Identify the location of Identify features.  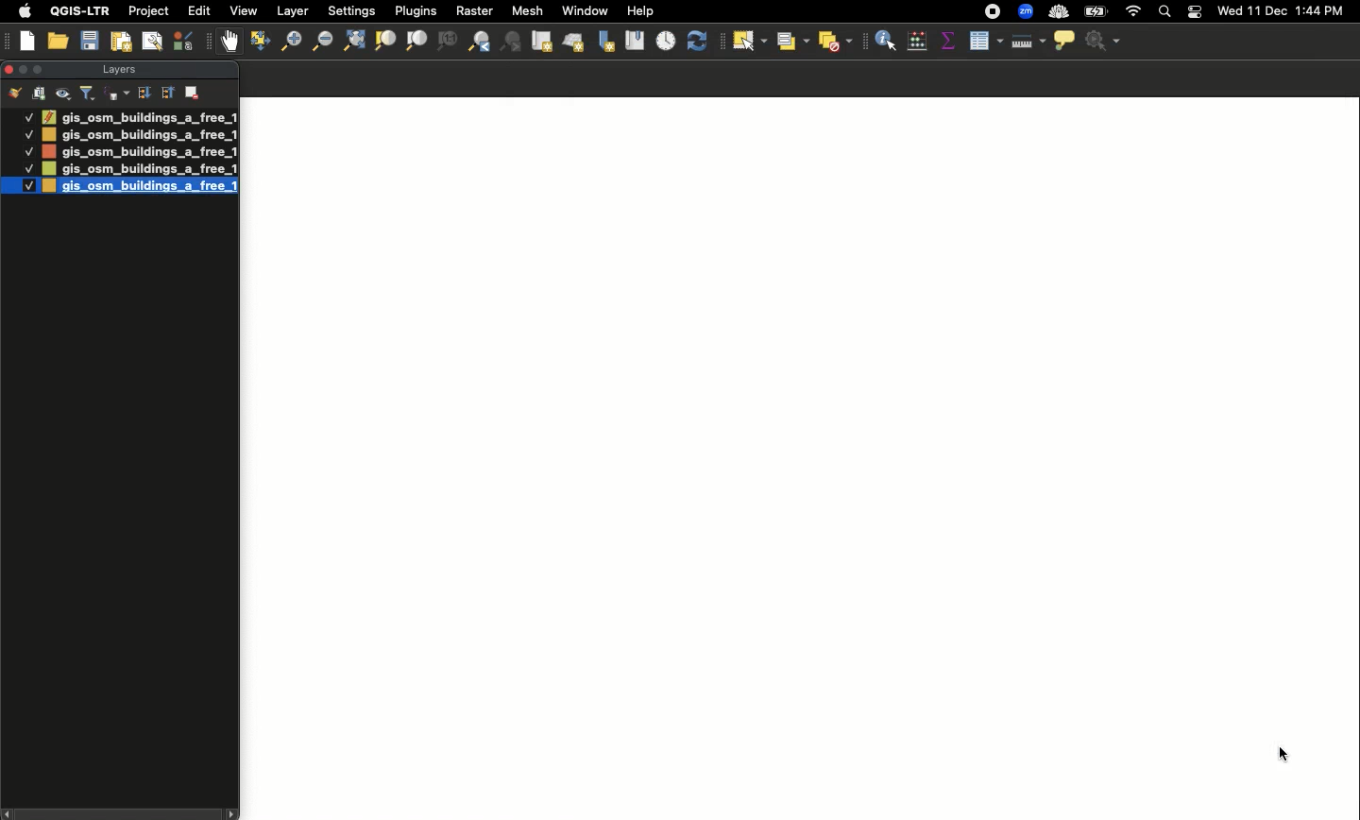
(886, 39).